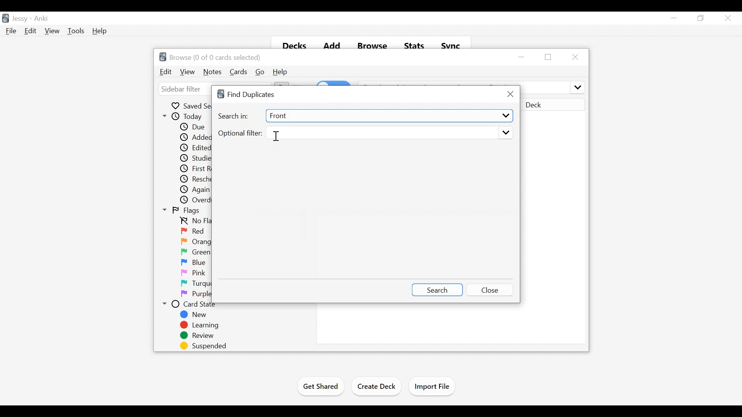  What do you see at coordinates (247, 95) in the screenshot?
I see `Find Duplicates` at bounding box center [247, 95].